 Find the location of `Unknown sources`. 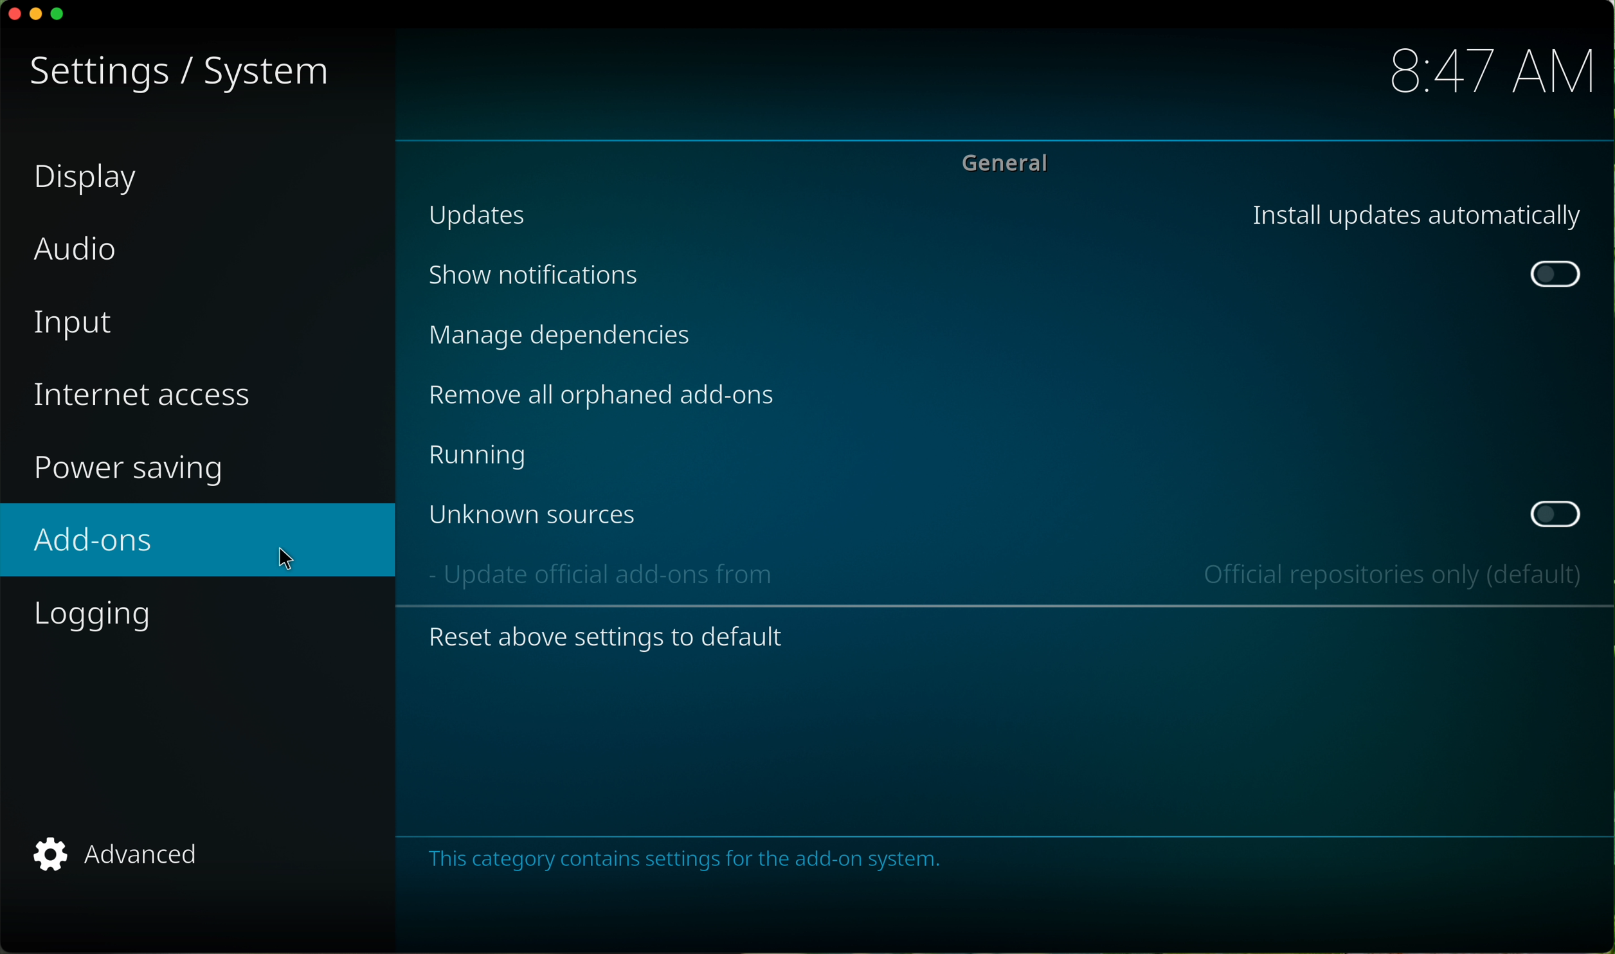

Unknown sources is located at coordinates (1011, 521).